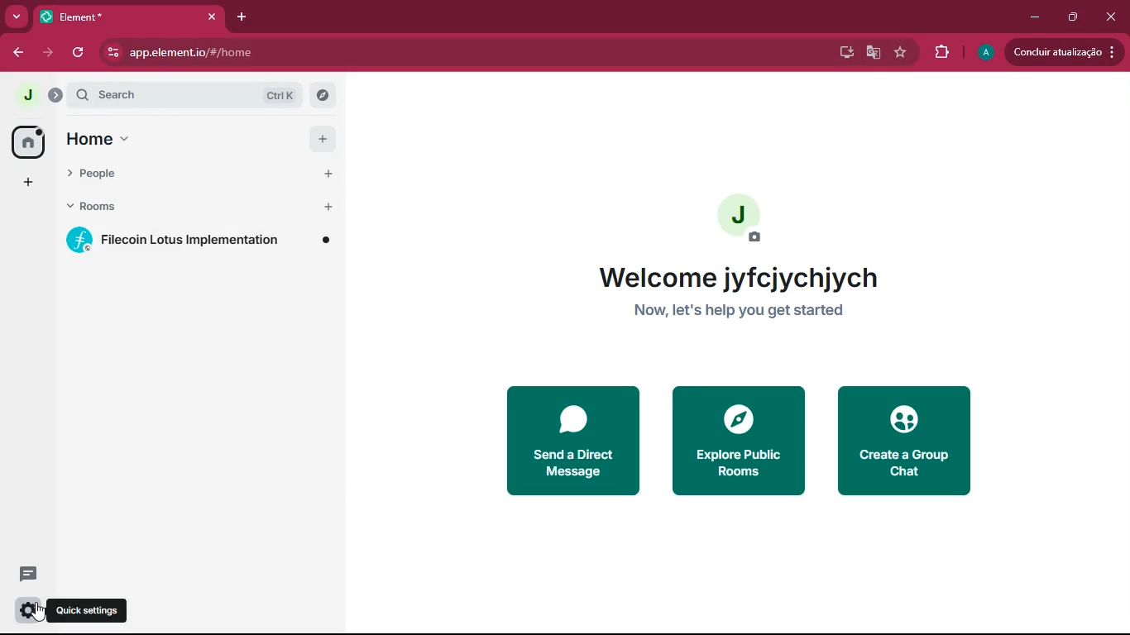  What do you see at coordinates (194, 96) in the screenshot?
I see `search` at bounding box center [194, 96].